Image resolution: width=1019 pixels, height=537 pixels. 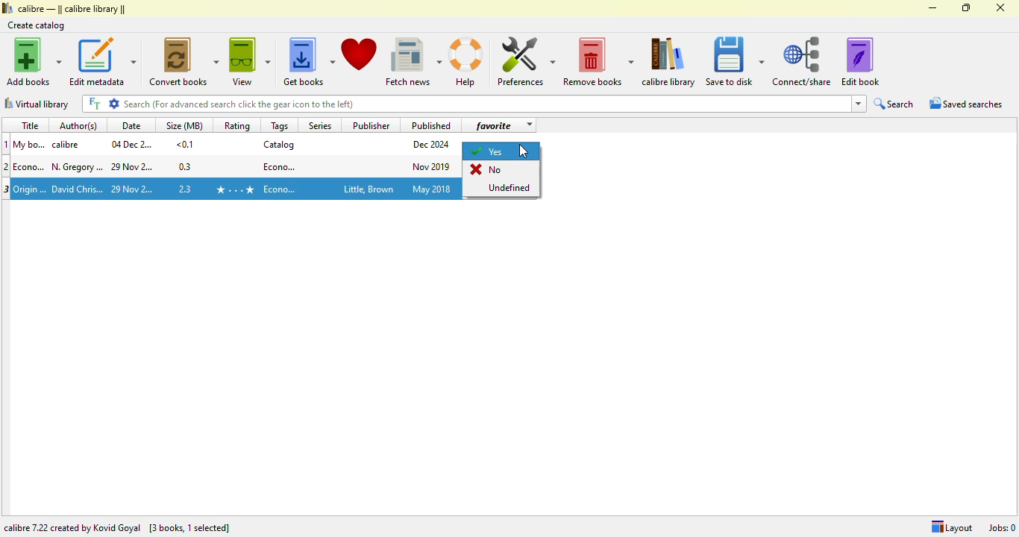 What do you see at coordinates (7, 189) in the screenshot?
I see `3` at bounding box center [7, 189].